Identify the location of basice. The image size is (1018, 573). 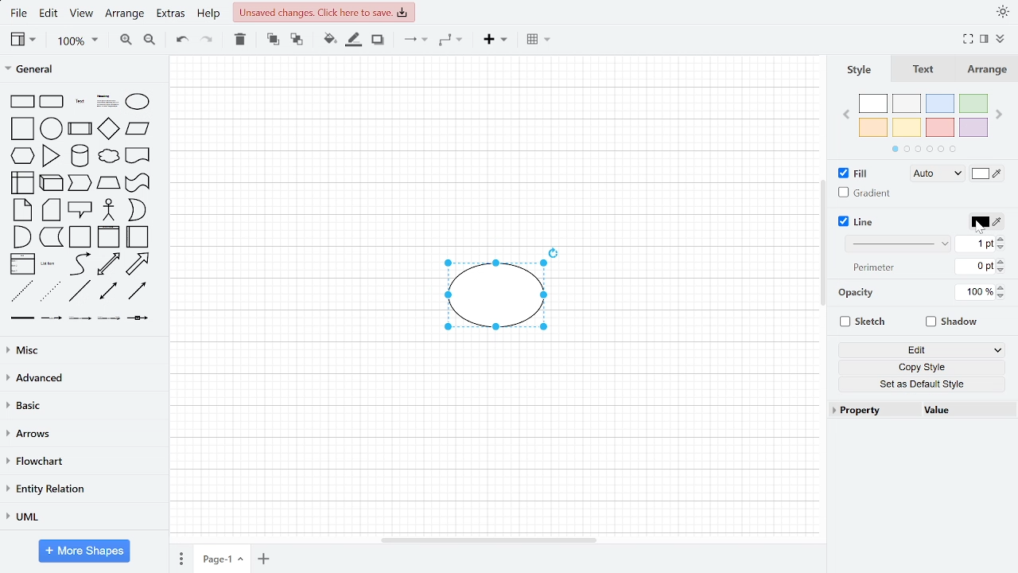
(81, 407).